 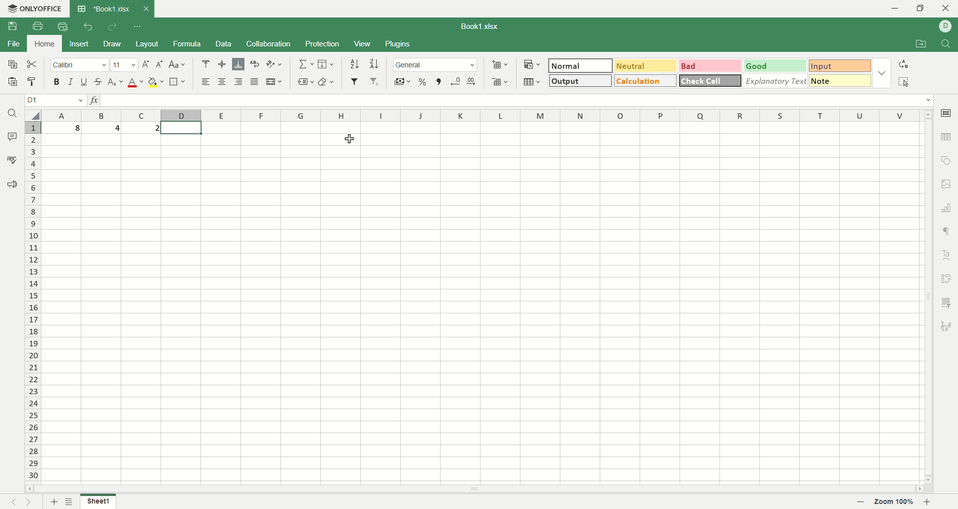 I want to click on border, so click(x=177, y=81).